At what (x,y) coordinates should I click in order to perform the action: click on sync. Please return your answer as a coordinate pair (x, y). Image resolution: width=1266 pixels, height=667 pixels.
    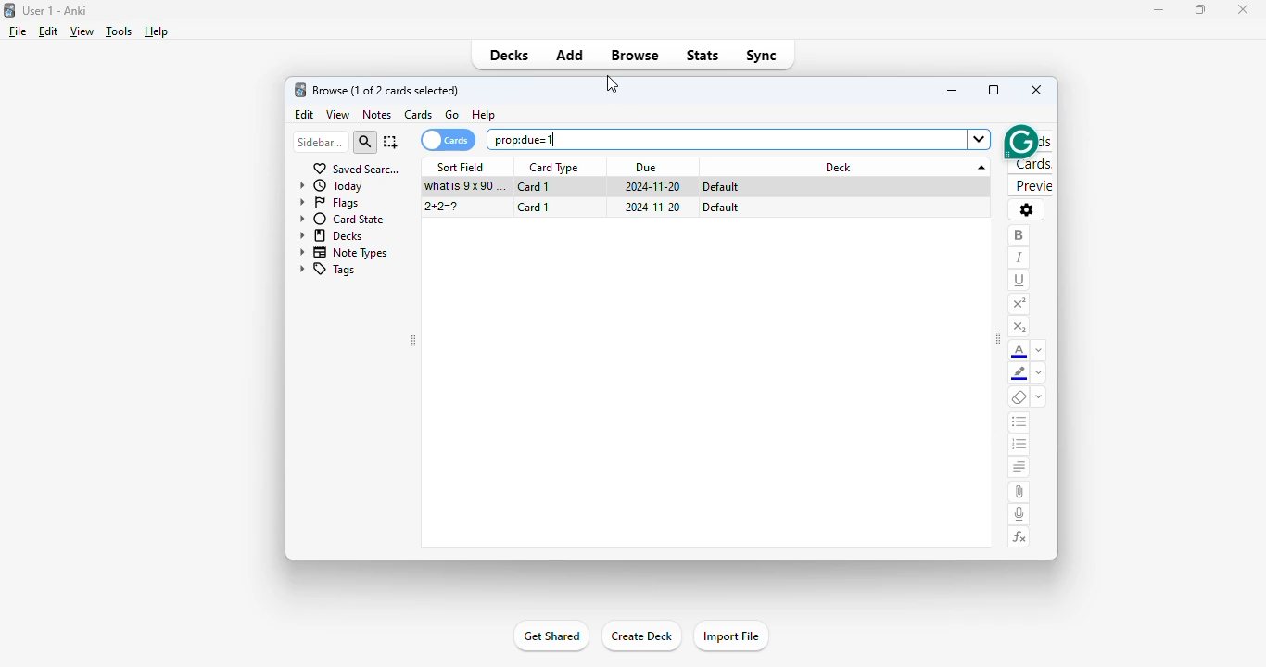
    Looking at the image, I should click on (764, 57).